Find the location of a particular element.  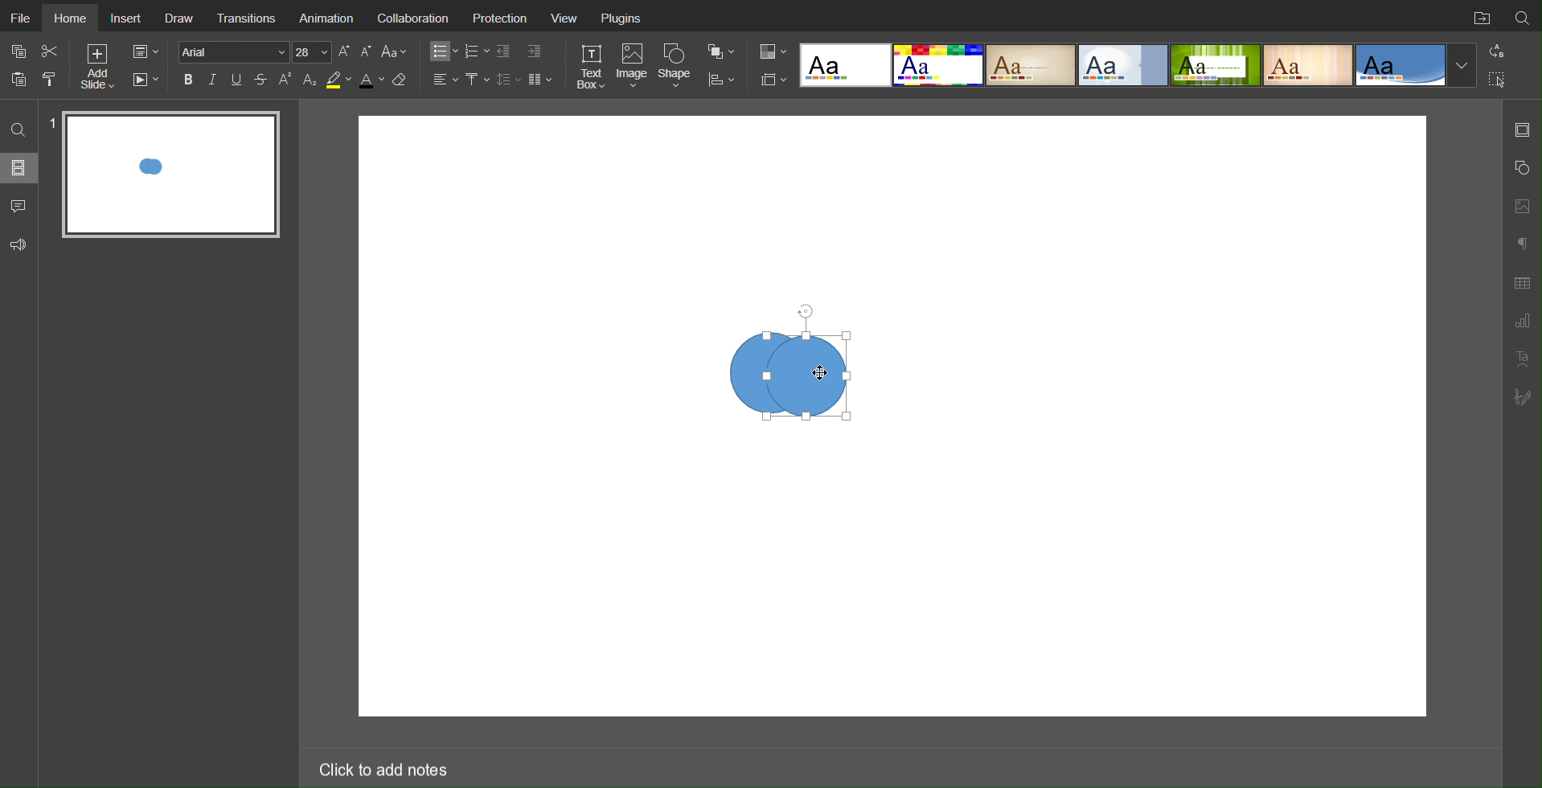

Font Case is located at coordinates (396, 51).